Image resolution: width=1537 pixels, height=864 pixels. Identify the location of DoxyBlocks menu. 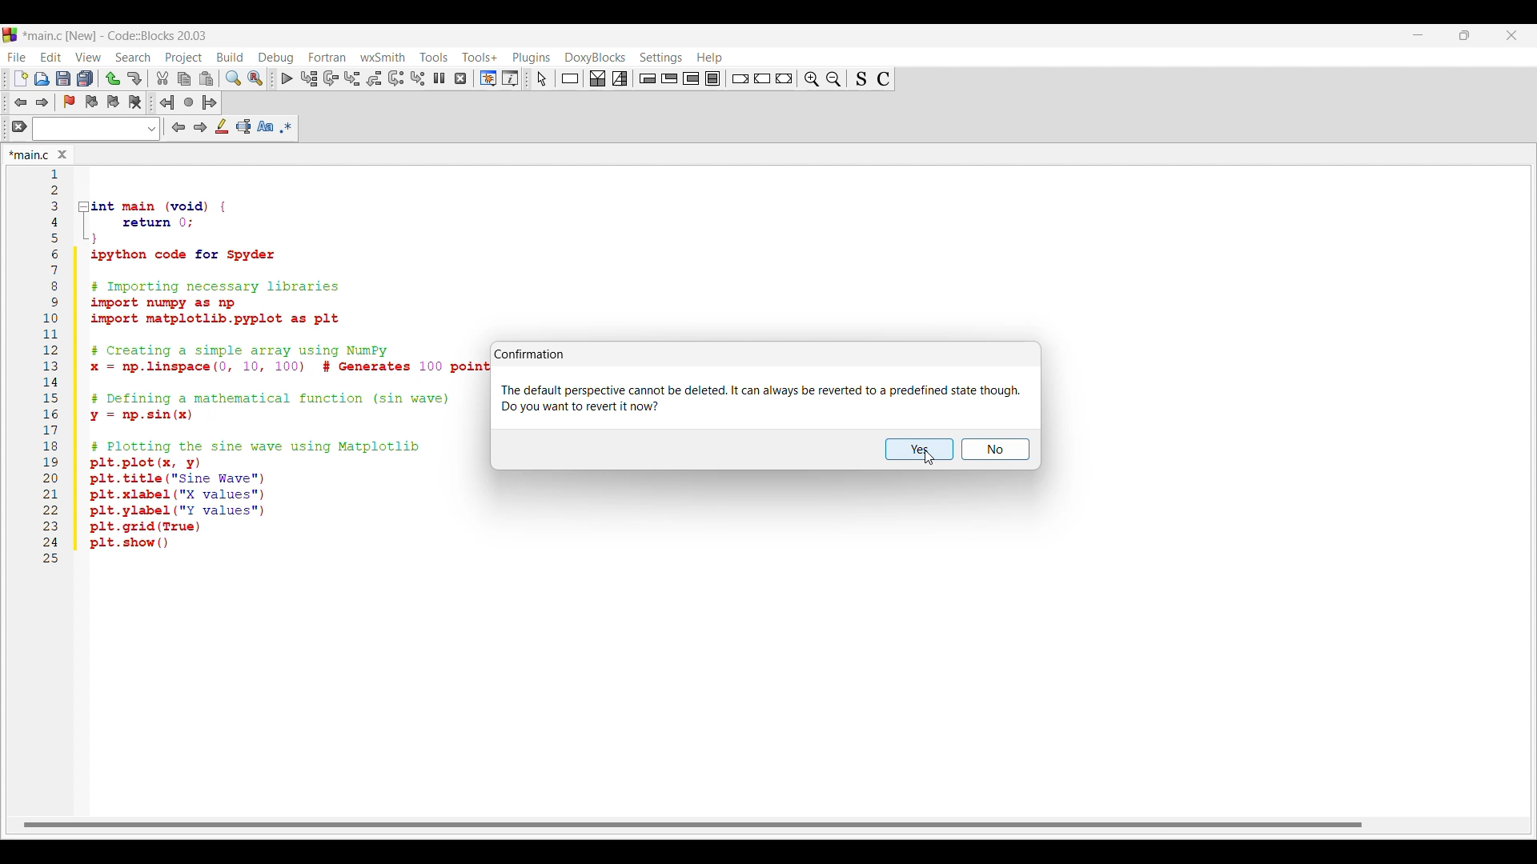
(596, 58).